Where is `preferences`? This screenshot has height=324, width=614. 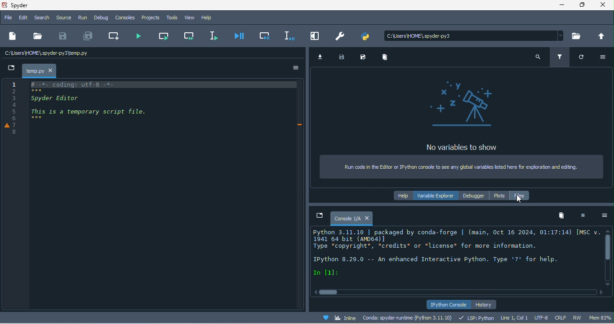 preferences is located at coordinates (341, 36).